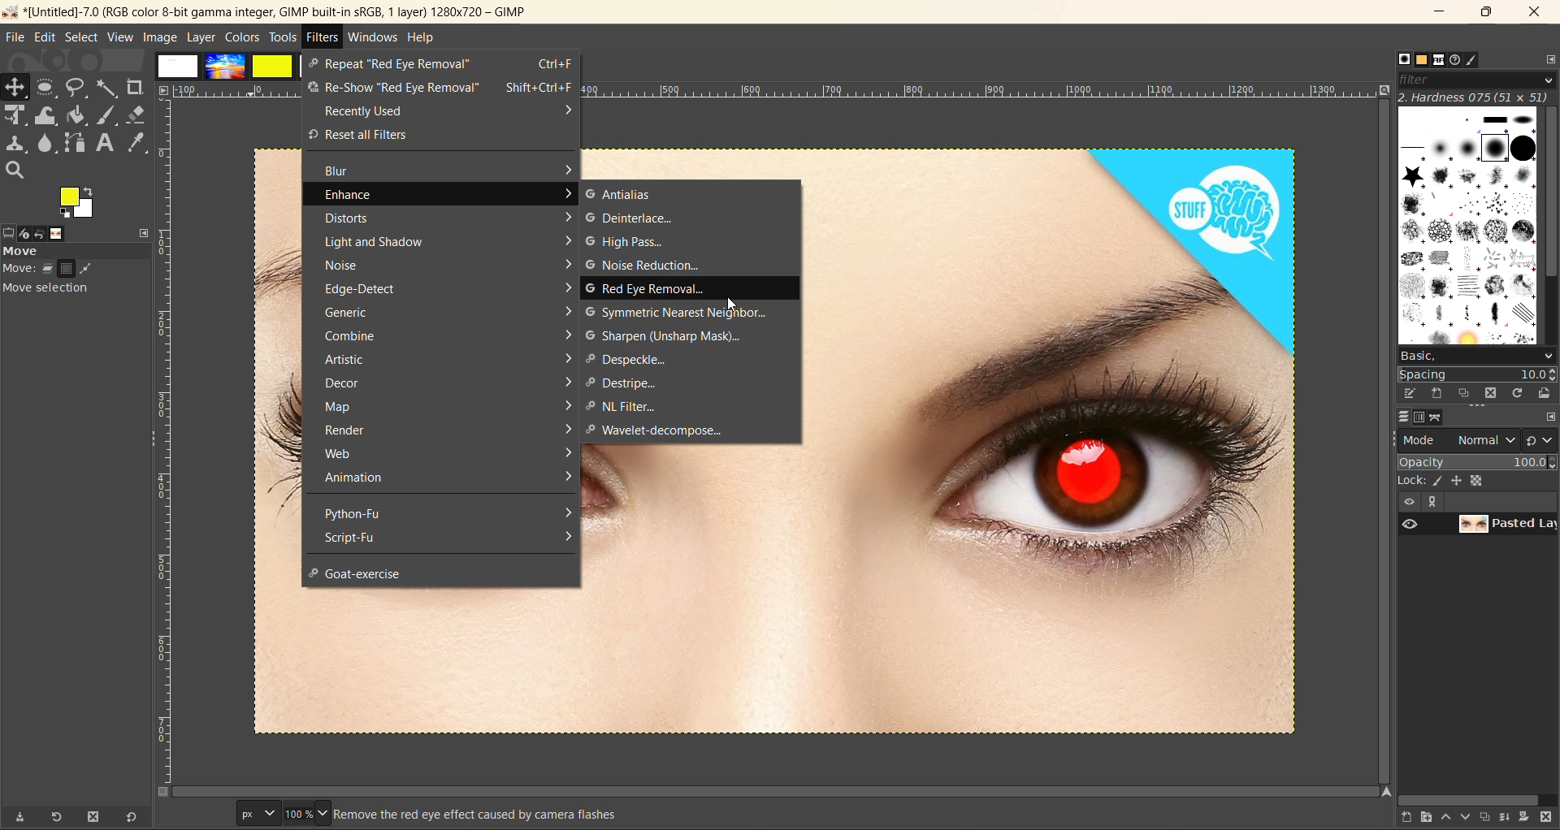  Describe the element at coordinates (77, 115) in the screenshot. I see `paint bucket` at that location.